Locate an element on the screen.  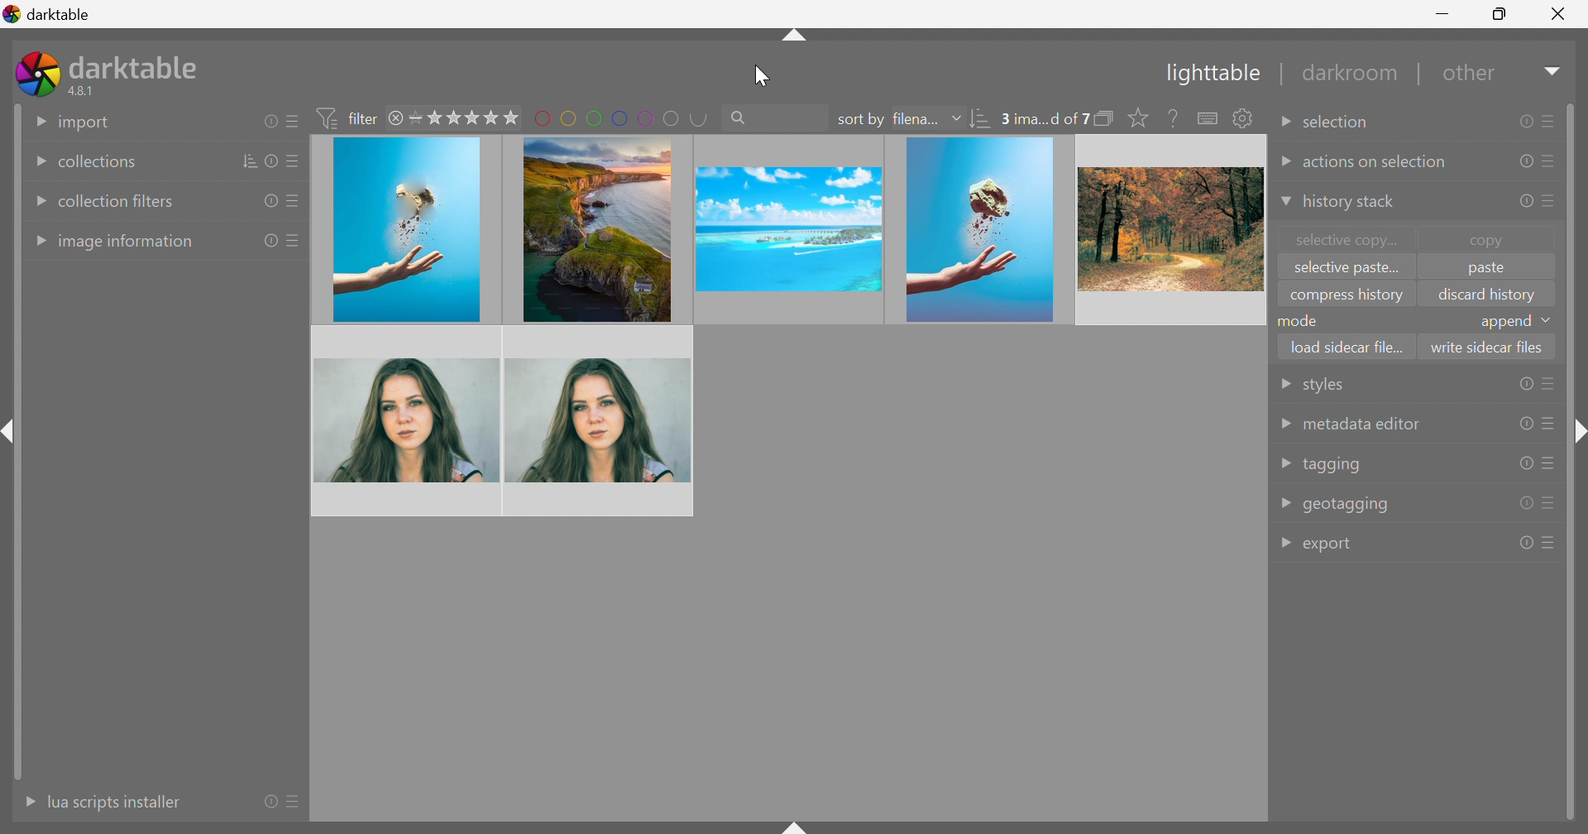
darktable is located at coordinates (48, 12).